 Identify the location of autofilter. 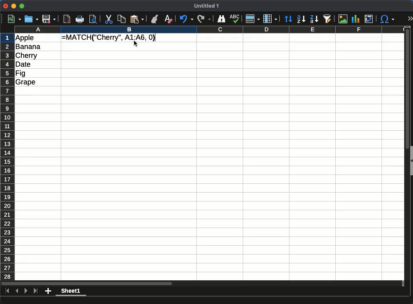
(327, 19).